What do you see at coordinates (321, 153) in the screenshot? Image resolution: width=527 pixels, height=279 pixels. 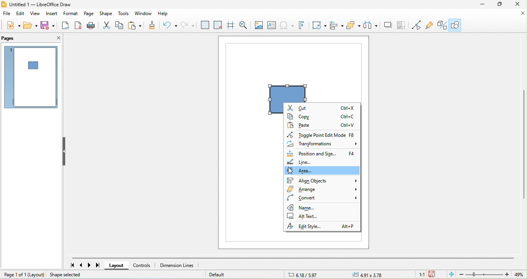 I see `position and size` at bounding box center [321, 153].